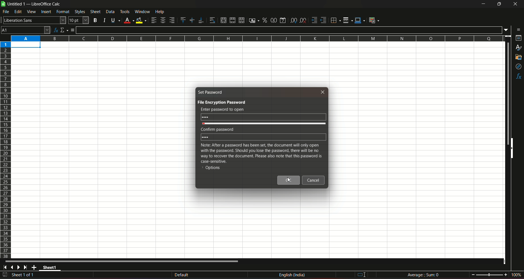  What do you see at coordinates (216, 129) in the screenshot?
I see `text` at bounding box center [216, 129].